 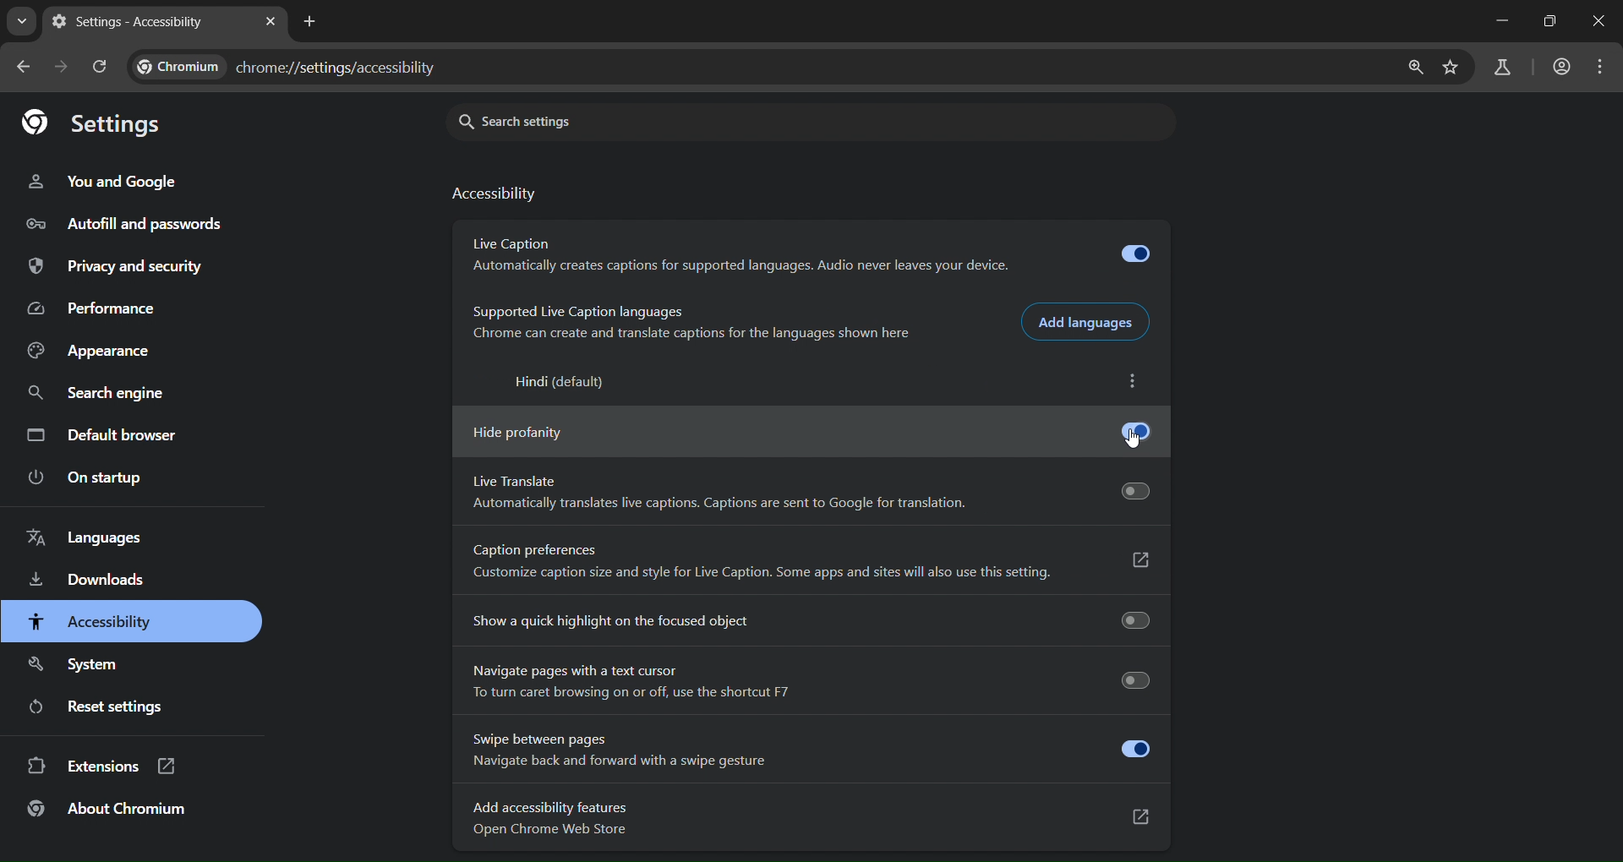 What do you see at coordinates (583, 122) in the screenshot?
I see `search settings` at bounding box center [583, 122].